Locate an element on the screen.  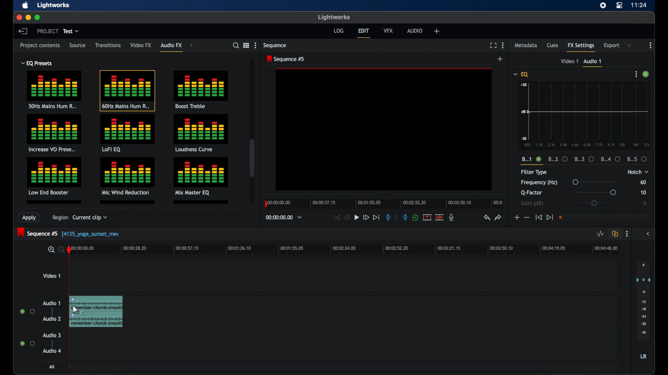
jump to end is located at coordinates (376, 217).